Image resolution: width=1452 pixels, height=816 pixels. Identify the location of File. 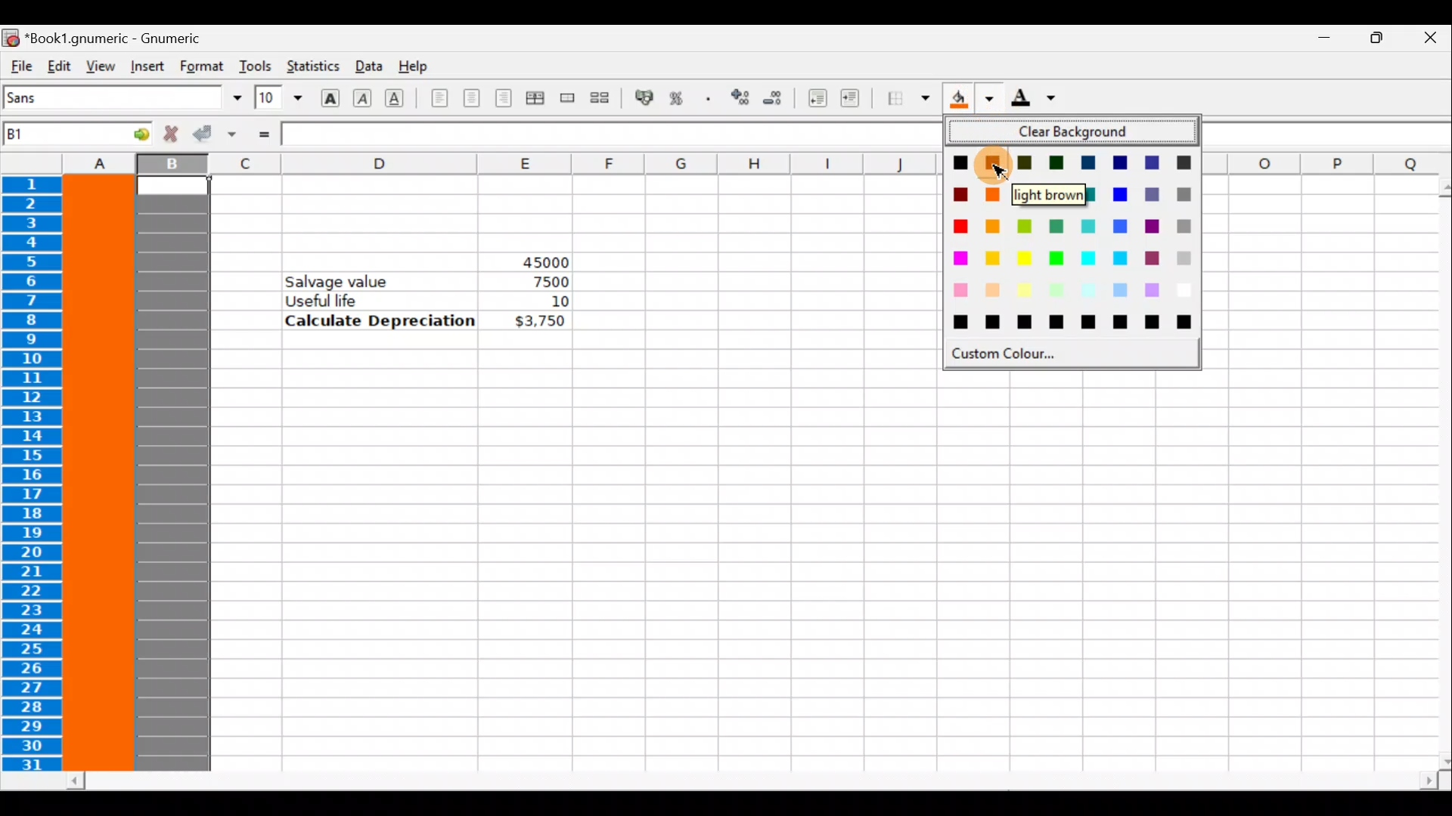
(20, 66).